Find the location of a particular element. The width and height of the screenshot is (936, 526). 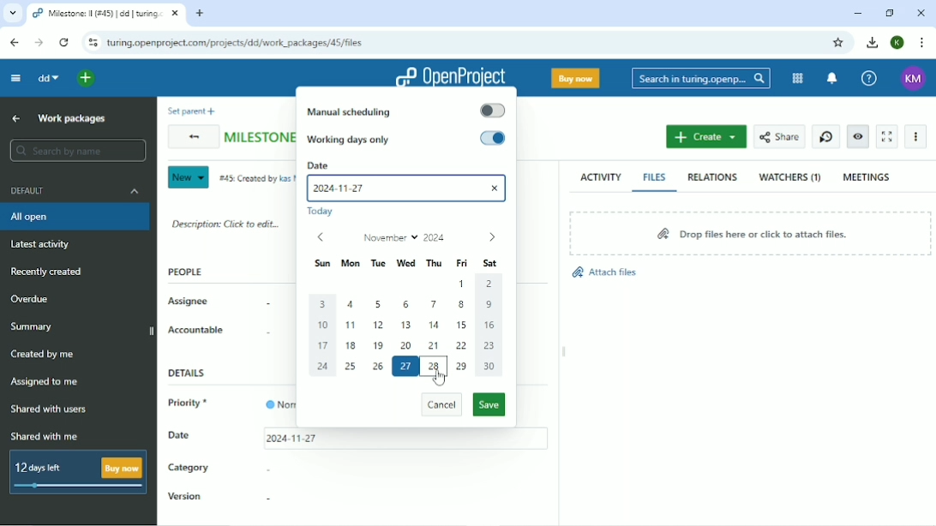

Search tabs is located at coordinates (13, 14).